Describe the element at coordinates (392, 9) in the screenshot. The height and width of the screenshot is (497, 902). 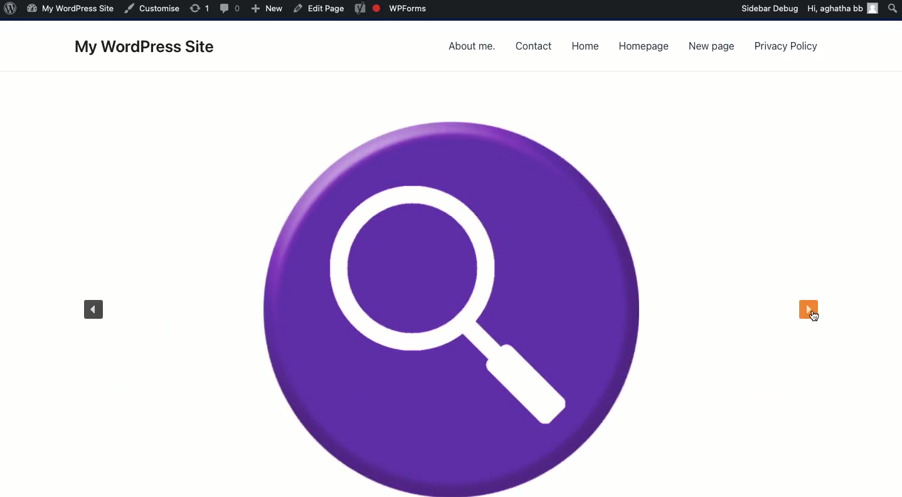
I see `wpforms` at that location.